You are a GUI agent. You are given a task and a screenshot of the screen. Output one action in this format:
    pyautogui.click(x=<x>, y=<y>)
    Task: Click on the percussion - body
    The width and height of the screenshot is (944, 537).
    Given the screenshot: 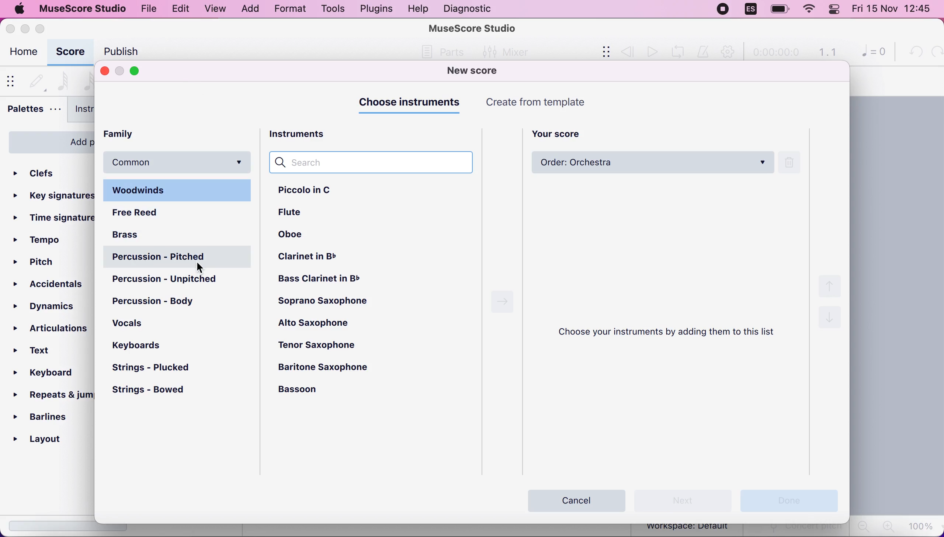 What is the action you would take?
    pyautogui.click(x=160, y=301)
    